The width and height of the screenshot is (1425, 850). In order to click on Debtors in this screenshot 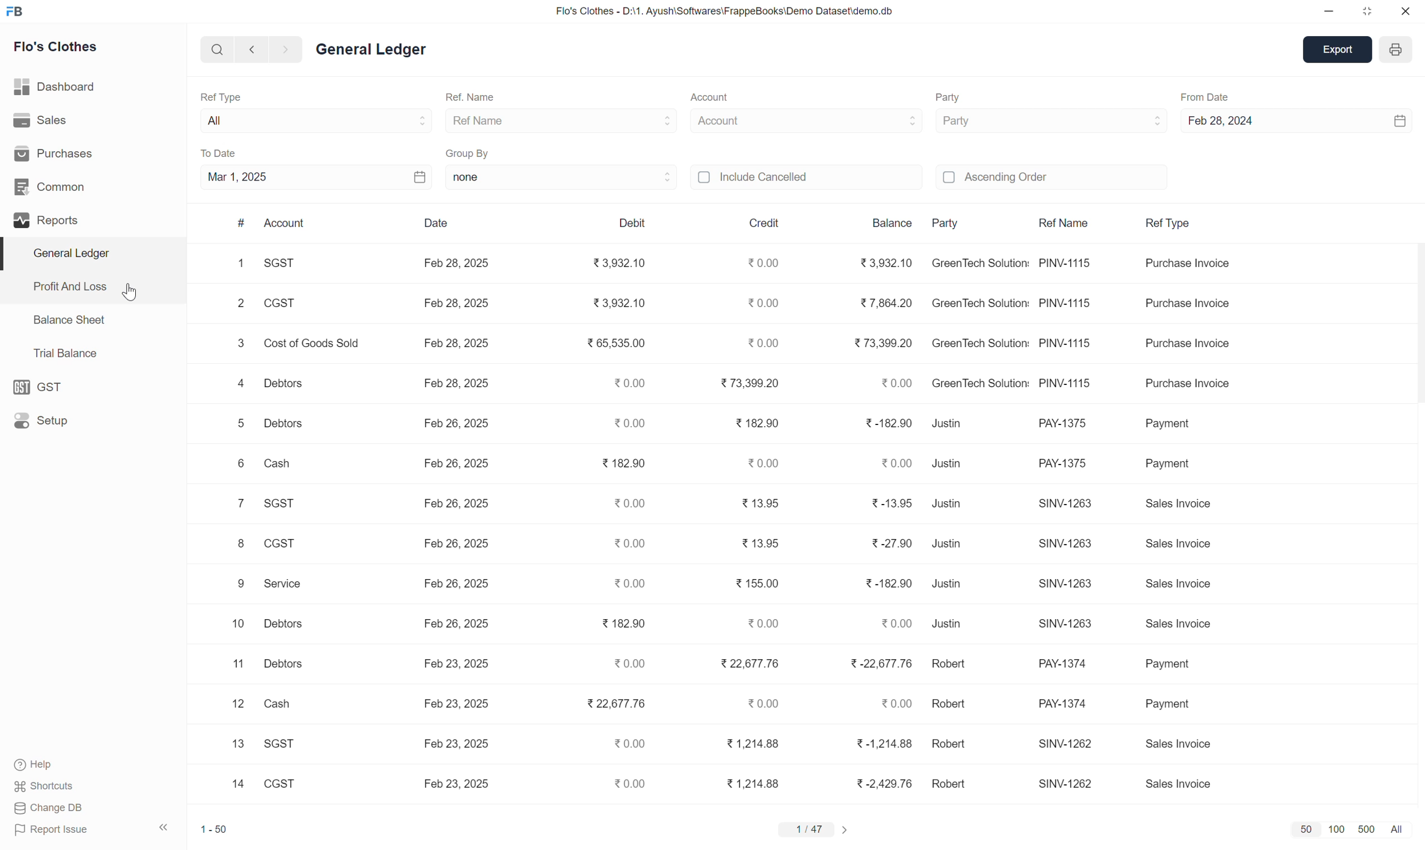, I will do `click(282, 424)`.